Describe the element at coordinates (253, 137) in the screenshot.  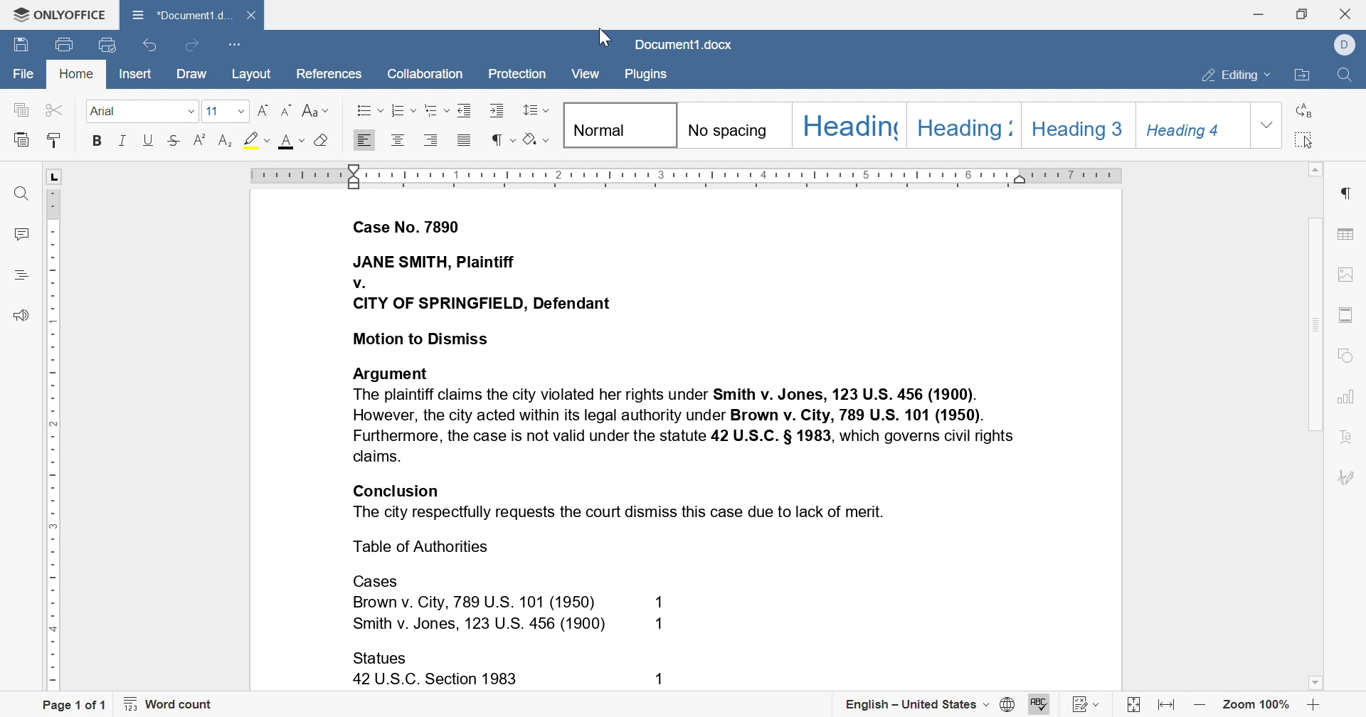
I see `highlight color` at that location.